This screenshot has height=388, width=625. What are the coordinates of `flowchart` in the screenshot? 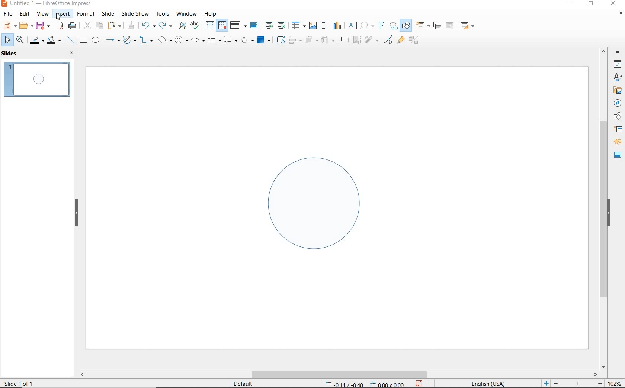 It's located at (214, 41).